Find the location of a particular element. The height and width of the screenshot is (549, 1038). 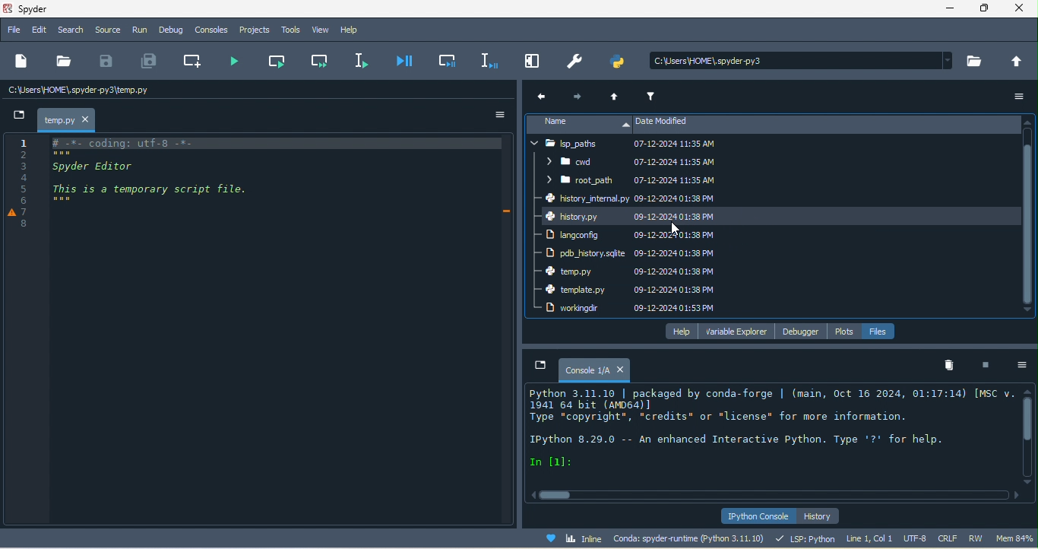

temp.py is located at coordinates (576, 273).